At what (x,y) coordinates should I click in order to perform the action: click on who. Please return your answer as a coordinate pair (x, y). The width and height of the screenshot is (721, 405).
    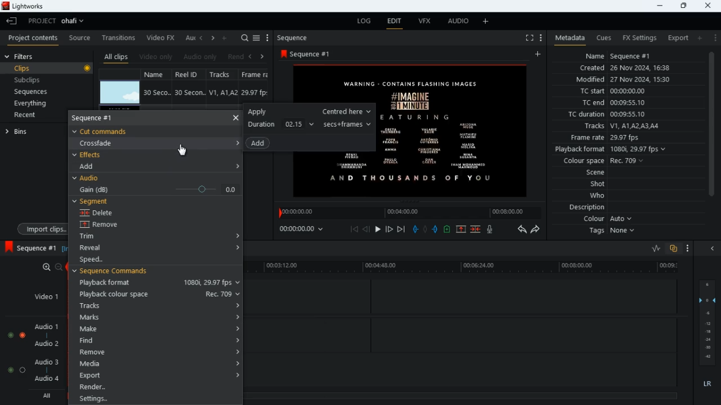
    Looking at the image, I should click on (600, 196).